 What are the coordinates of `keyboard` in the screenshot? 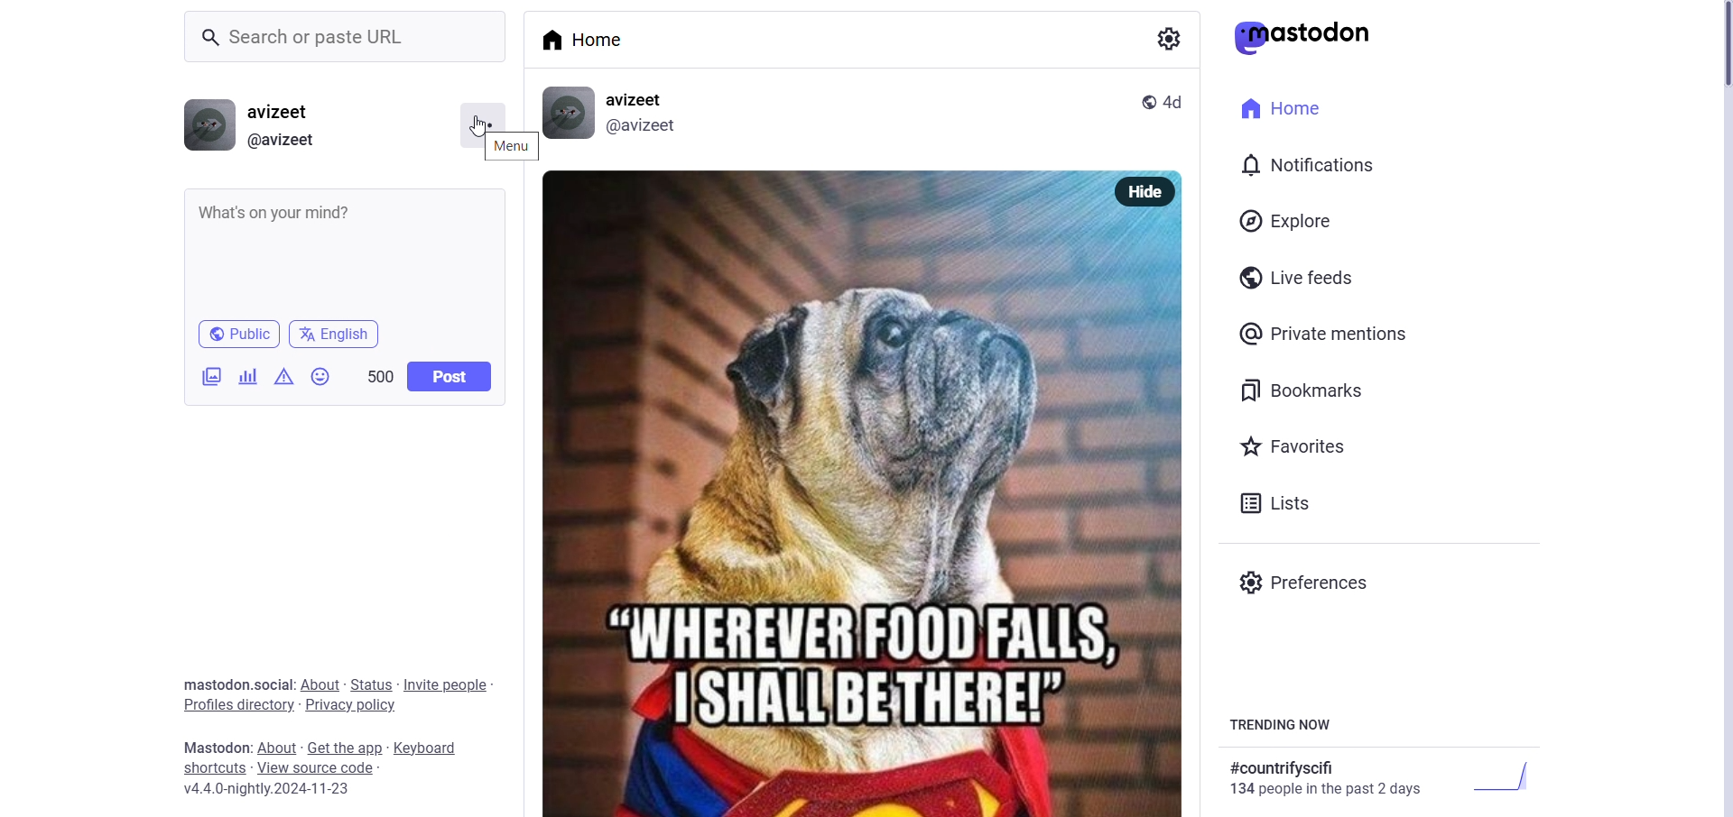 It's located at (427, 748).